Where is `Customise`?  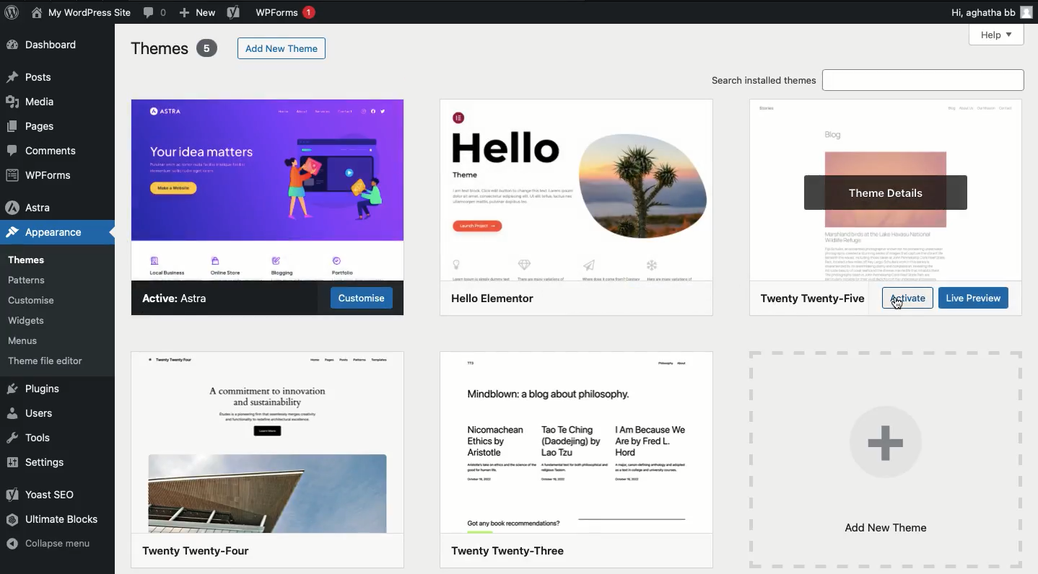
Customise is located at coordinates (362, 297).